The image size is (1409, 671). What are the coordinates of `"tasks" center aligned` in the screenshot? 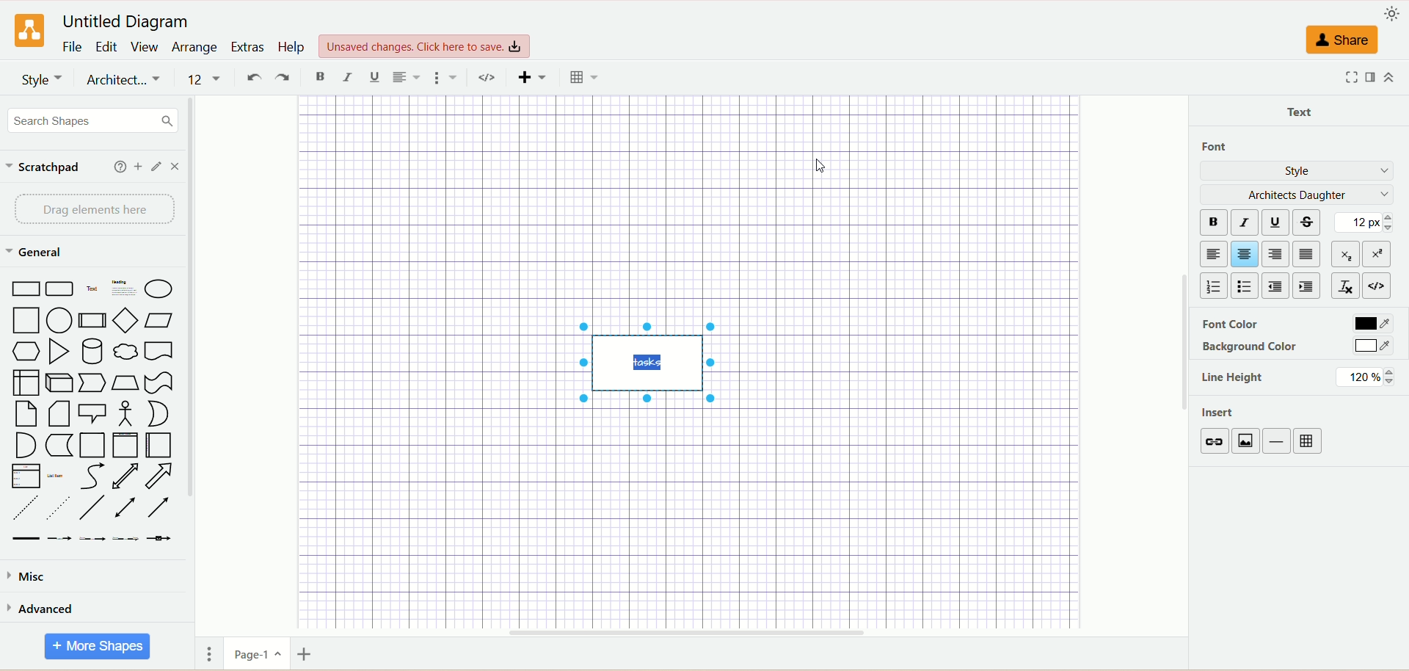 It's located at (647, 363).